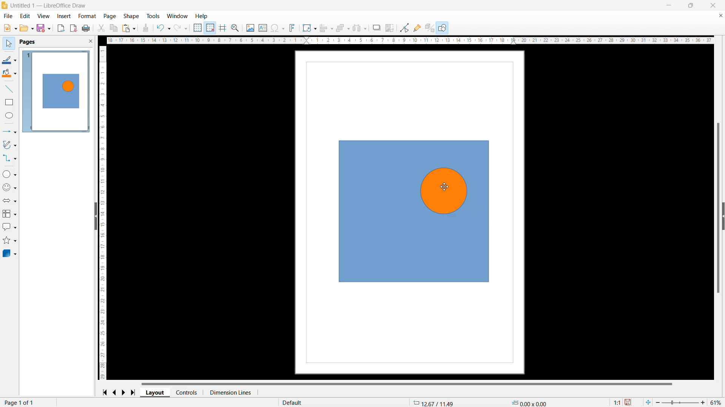  What do you see at coordinates (27, 28) in the screenshot?
I see `open` at bounding box center [27, 28].